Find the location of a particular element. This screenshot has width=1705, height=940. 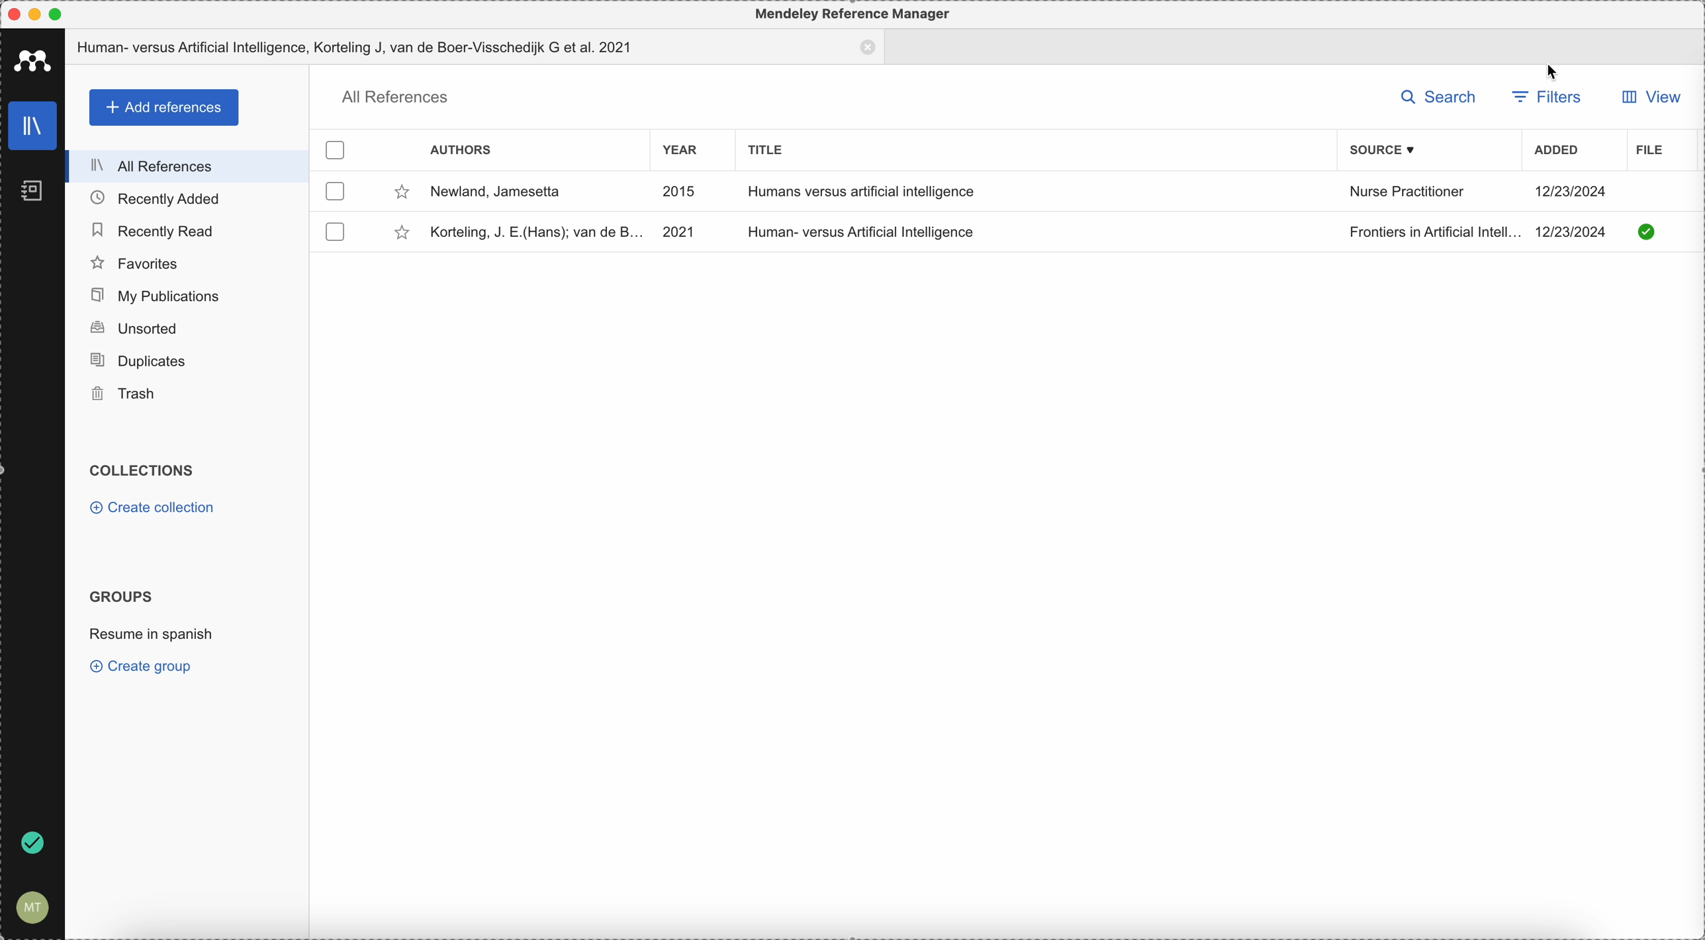

Nurse Practitioner is located at coordinates (1409, 192).